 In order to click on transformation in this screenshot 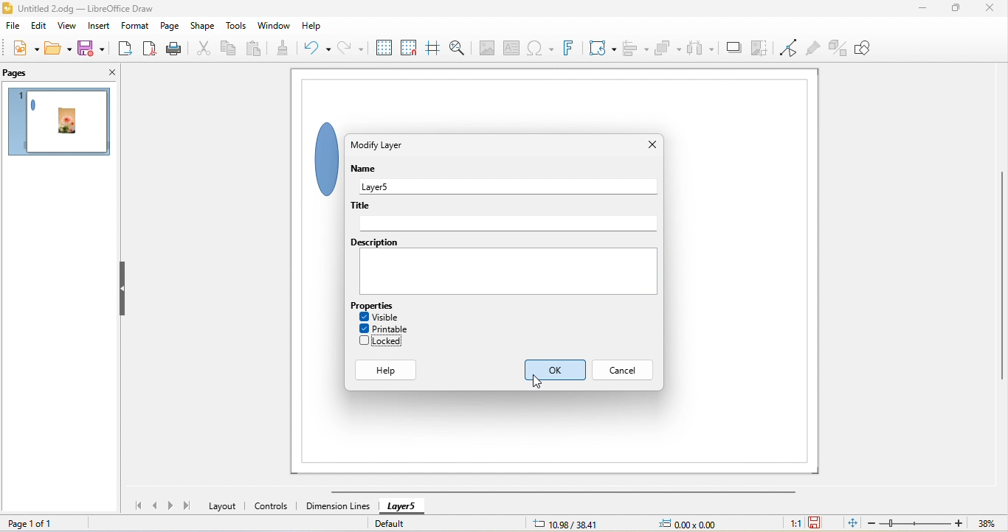, I will do `click(603, 48)`.